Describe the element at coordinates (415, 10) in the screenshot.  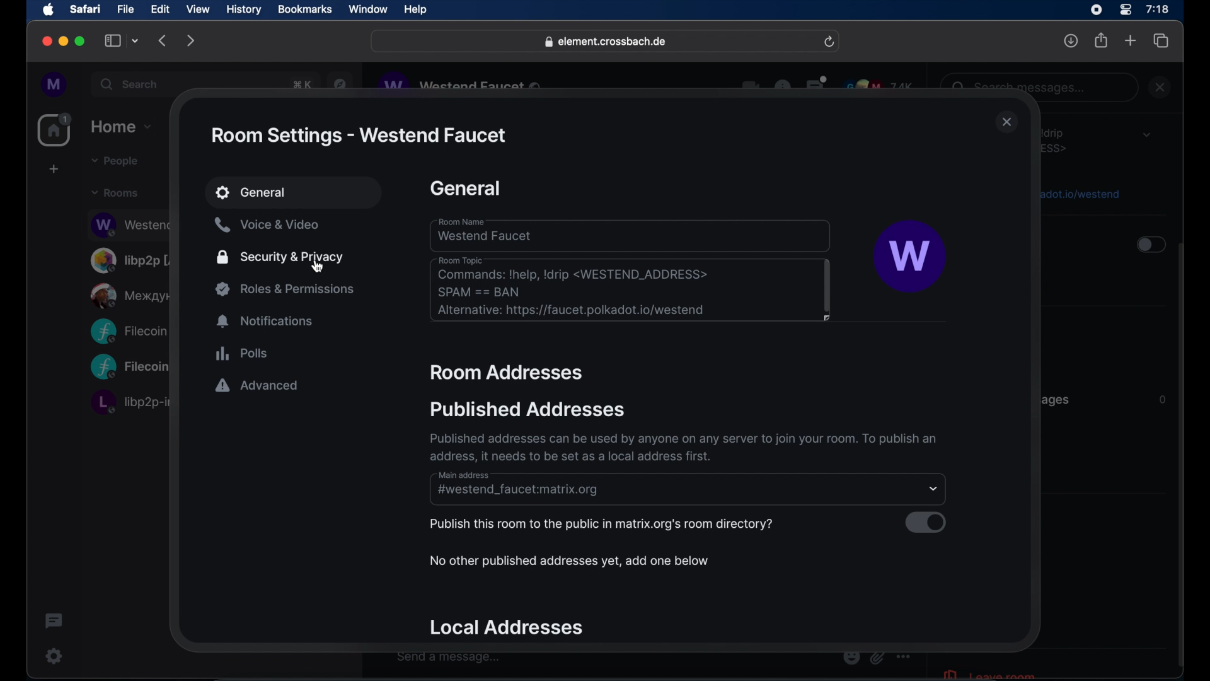
I see `help` at that location.